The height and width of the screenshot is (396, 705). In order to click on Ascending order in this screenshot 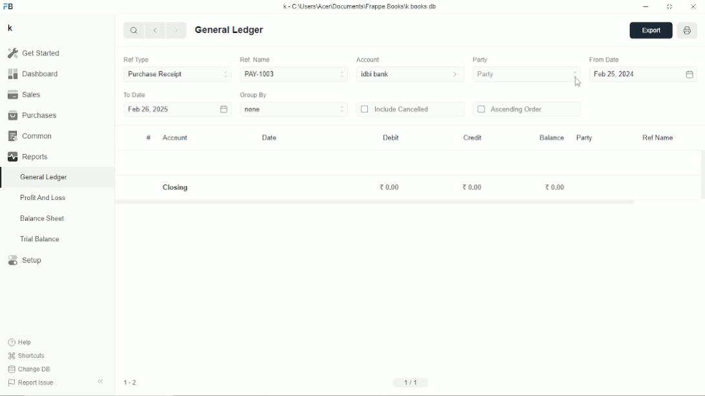, I will do `click(510, 110)`.